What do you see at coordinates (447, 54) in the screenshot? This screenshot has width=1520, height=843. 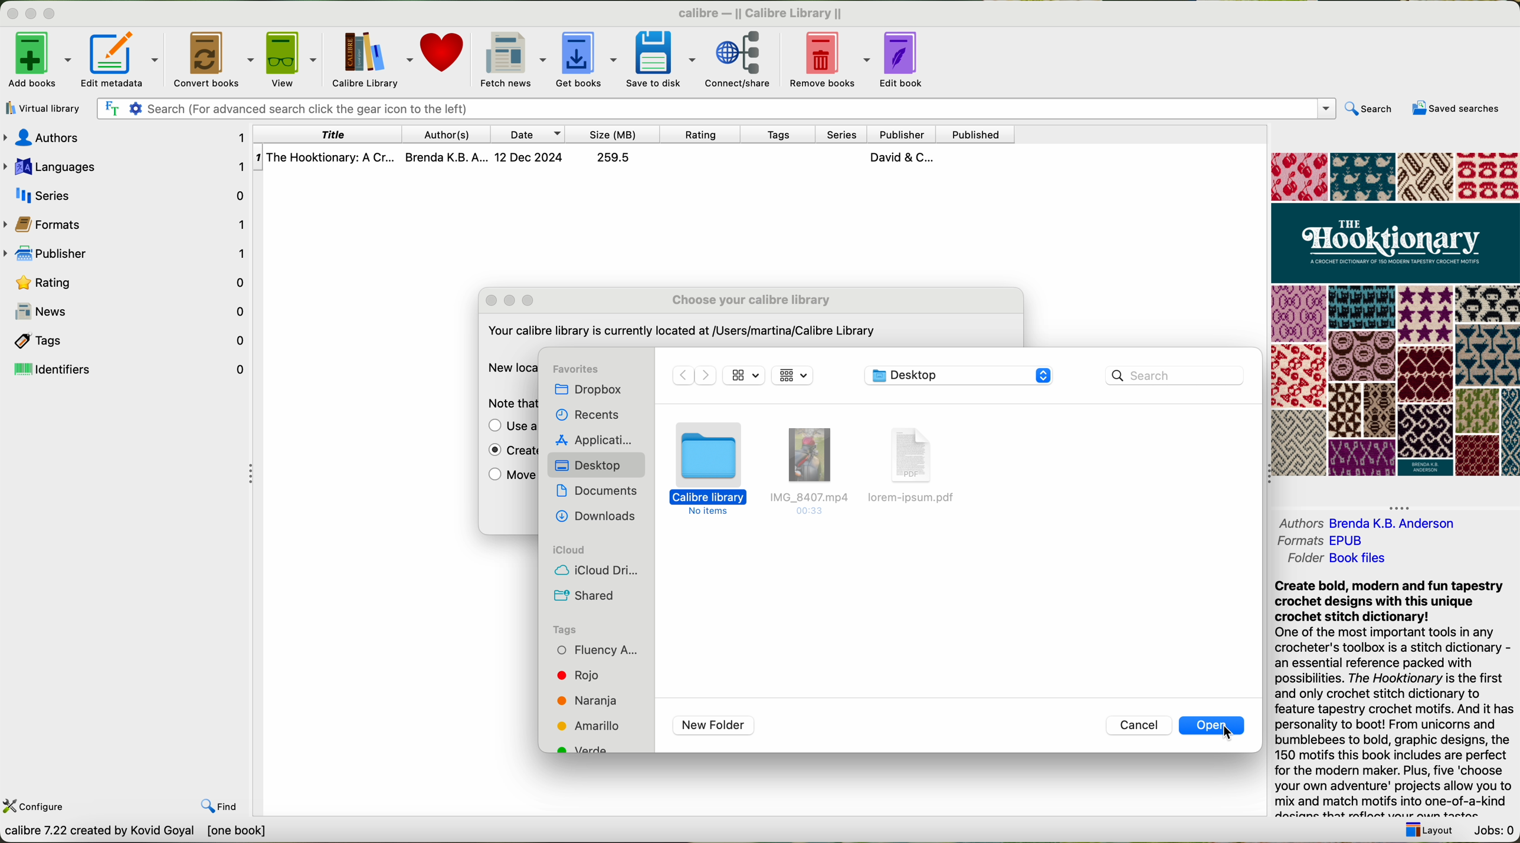 I see `donate` at bounding box center [447, 54].